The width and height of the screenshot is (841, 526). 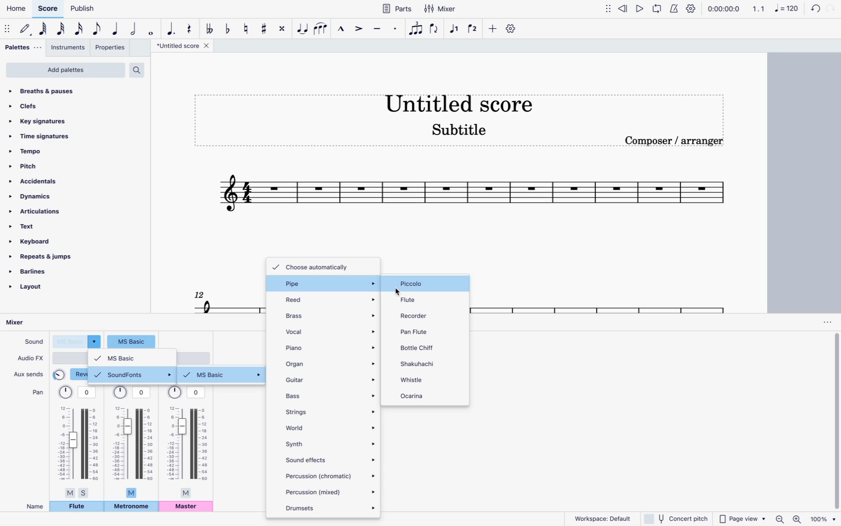 I want to click on world, so click(x=329, y=426).